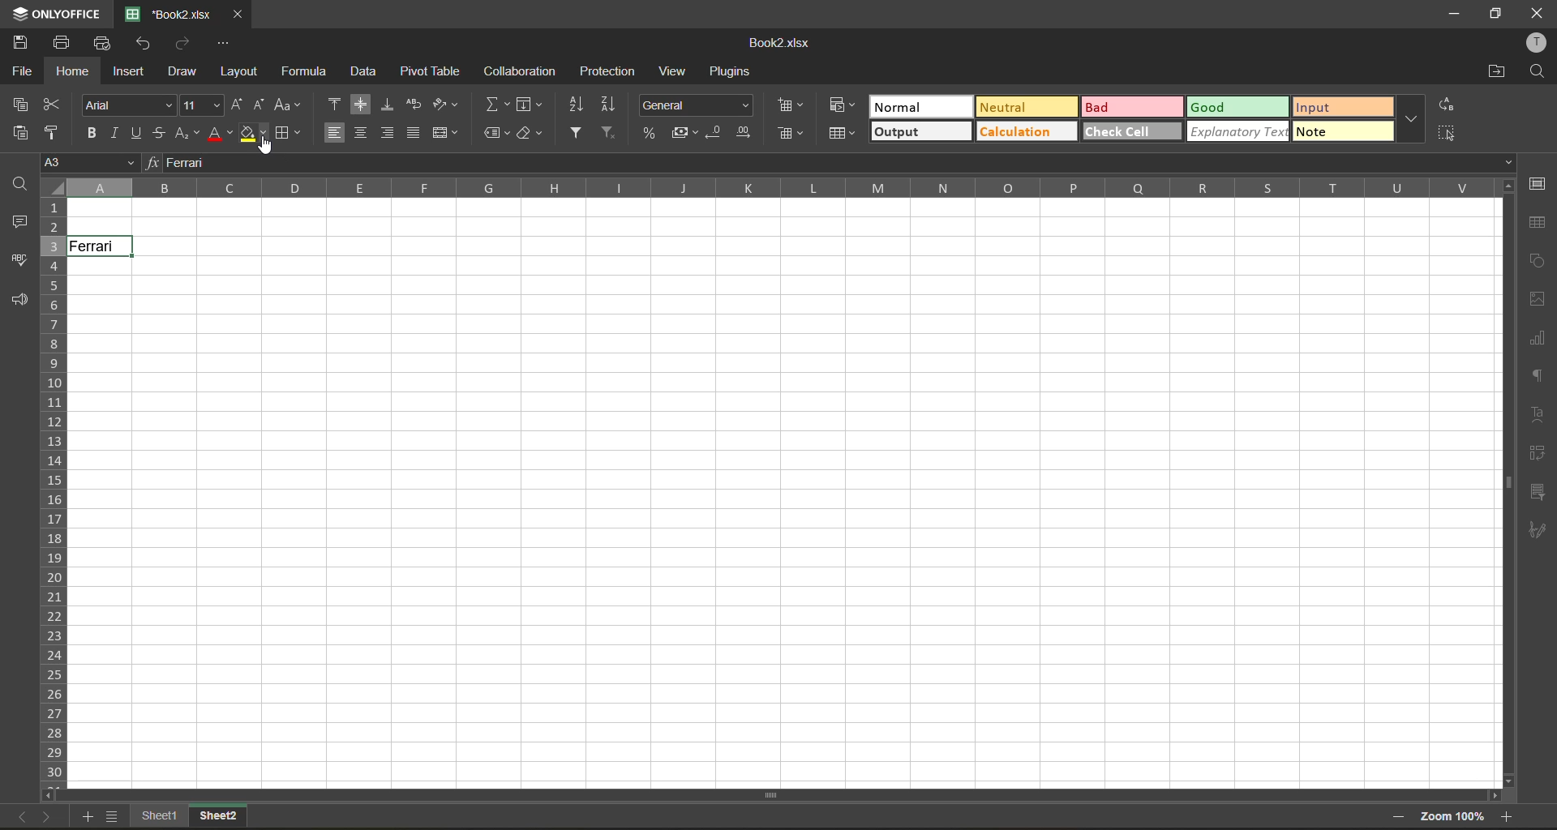  What do you see at coordinates (1237, 132) in the screenshot?
I see `explanatory text` at bounding box center [1237, 132].